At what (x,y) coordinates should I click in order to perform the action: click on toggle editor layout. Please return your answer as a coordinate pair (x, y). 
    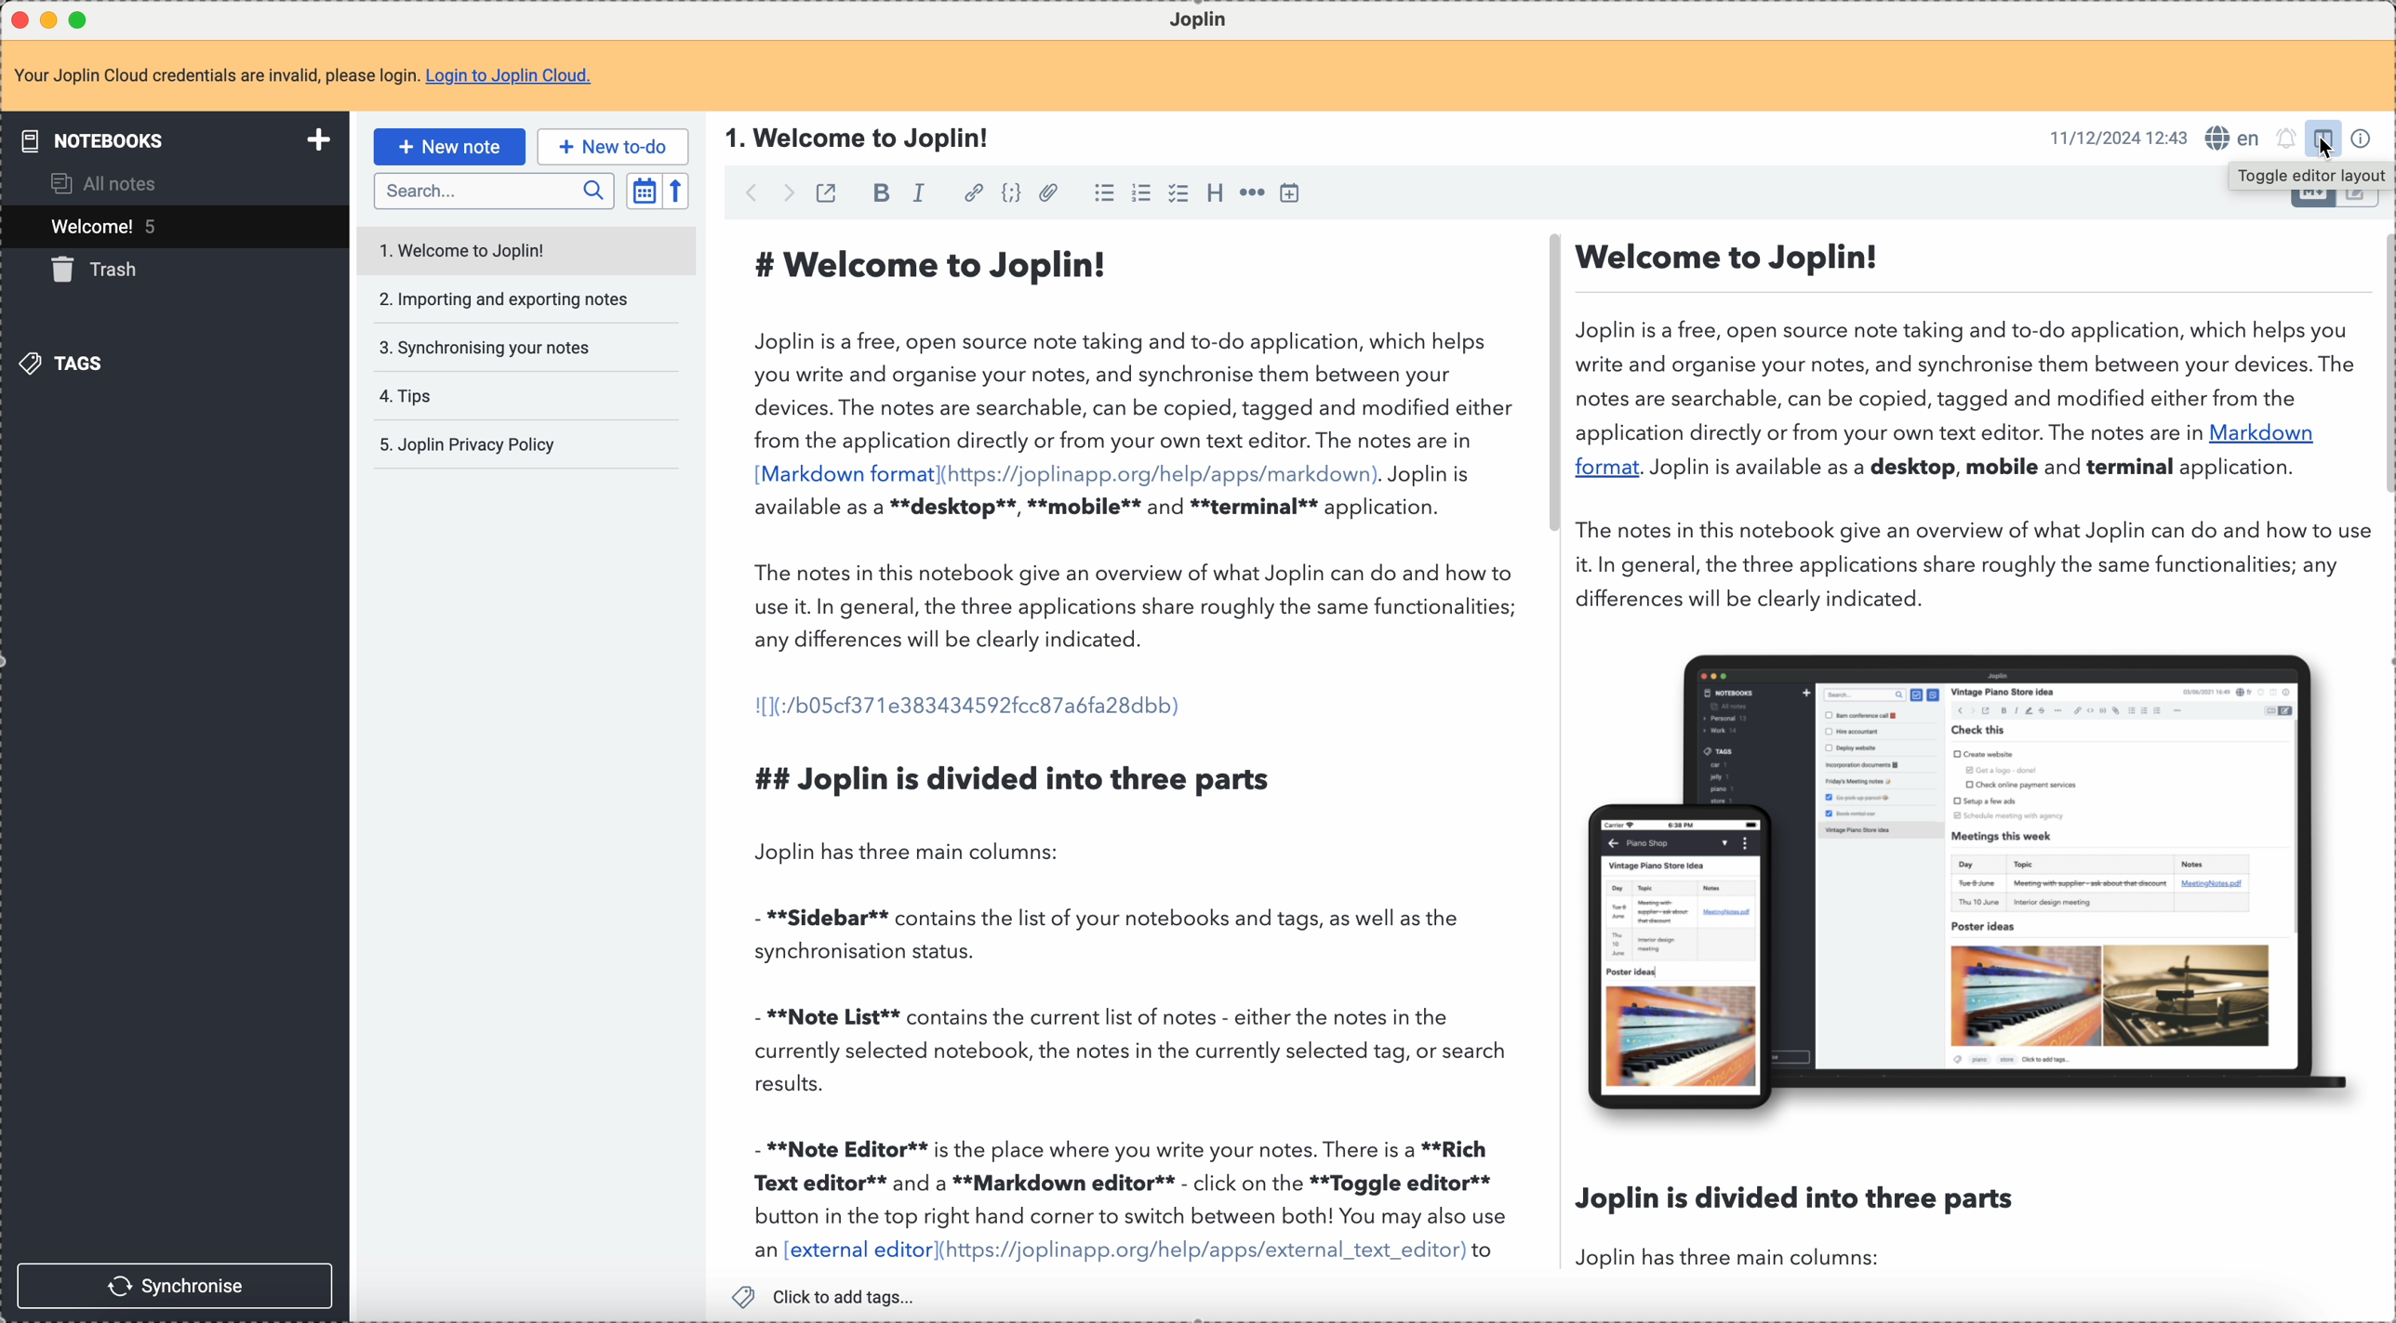
    Looking at the image, I should click on (2308, 176).